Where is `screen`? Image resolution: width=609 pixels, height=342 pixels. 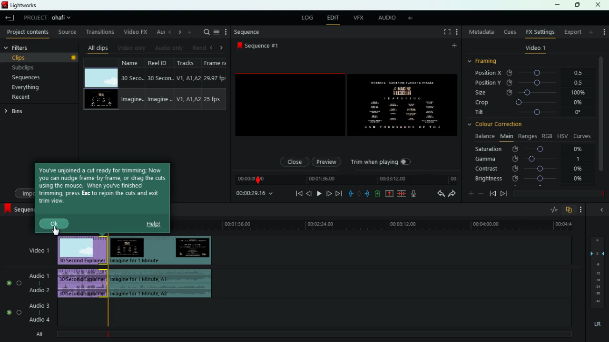 screen is located at coordinates (346, 105).